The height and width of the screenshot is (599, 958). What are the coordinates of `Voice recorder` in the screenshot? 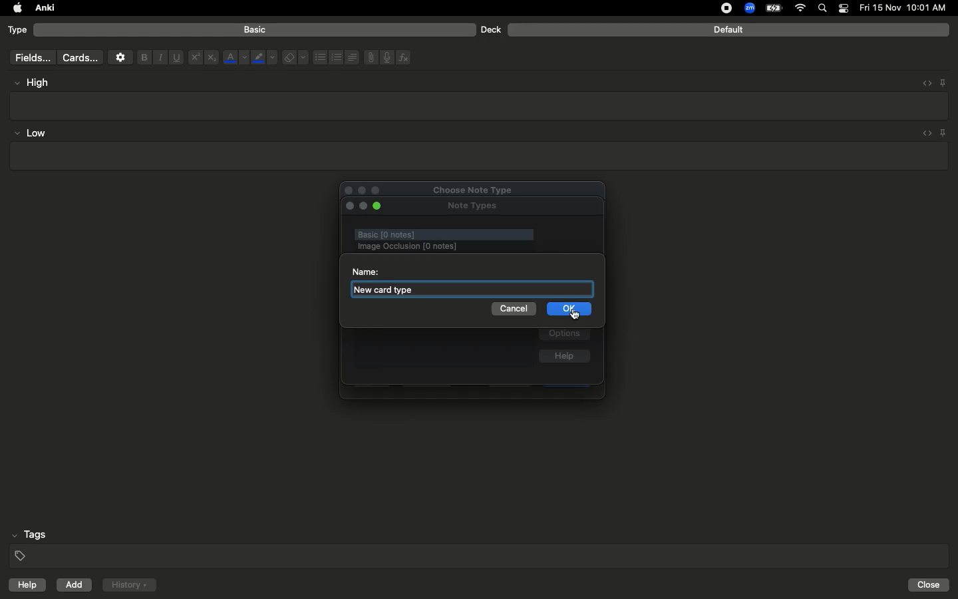 It's located at (386, 56).